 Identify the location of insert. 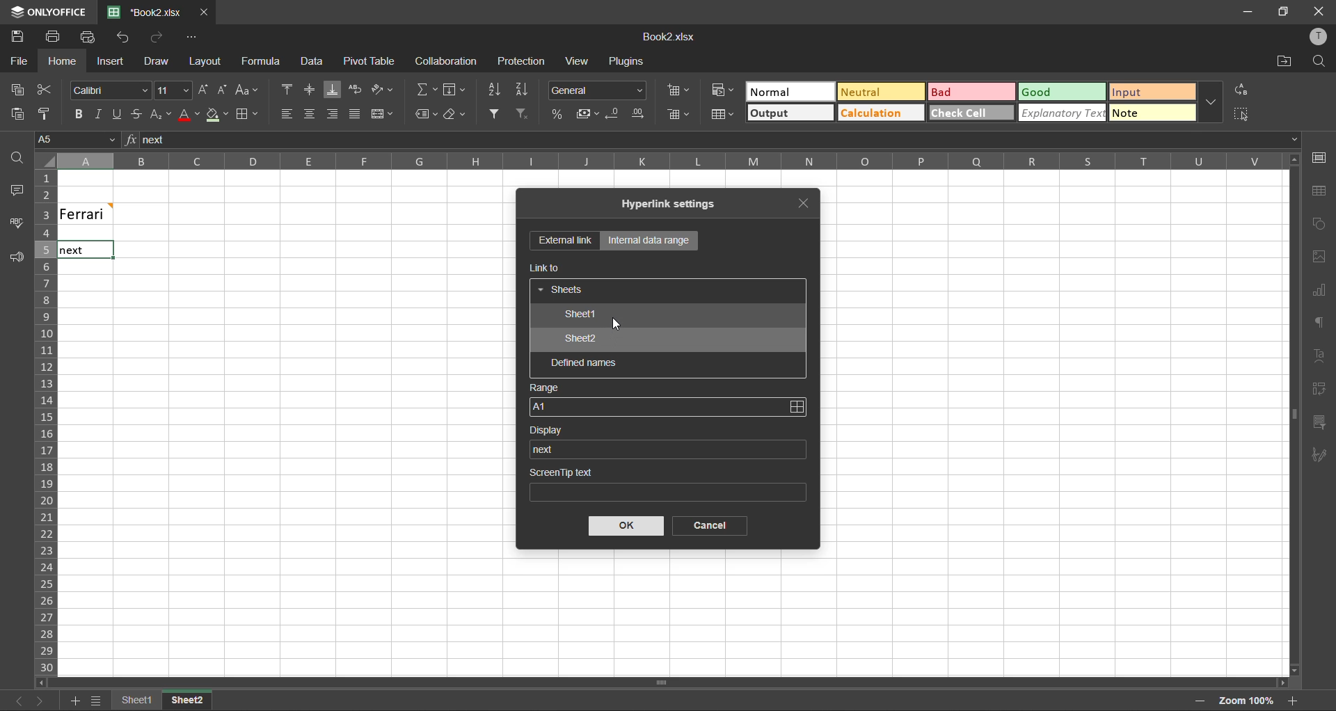
(108, 61).